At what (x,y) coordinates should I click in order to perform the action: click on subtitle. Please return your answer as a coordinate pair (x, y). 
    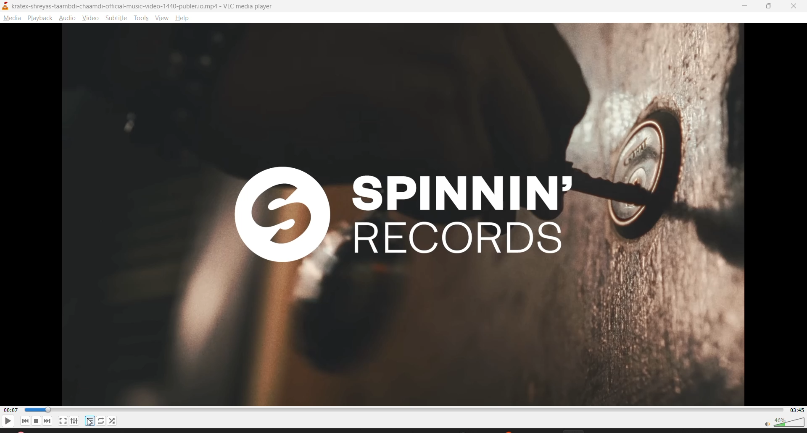
    Looking at the image, I should click on (116, 18).